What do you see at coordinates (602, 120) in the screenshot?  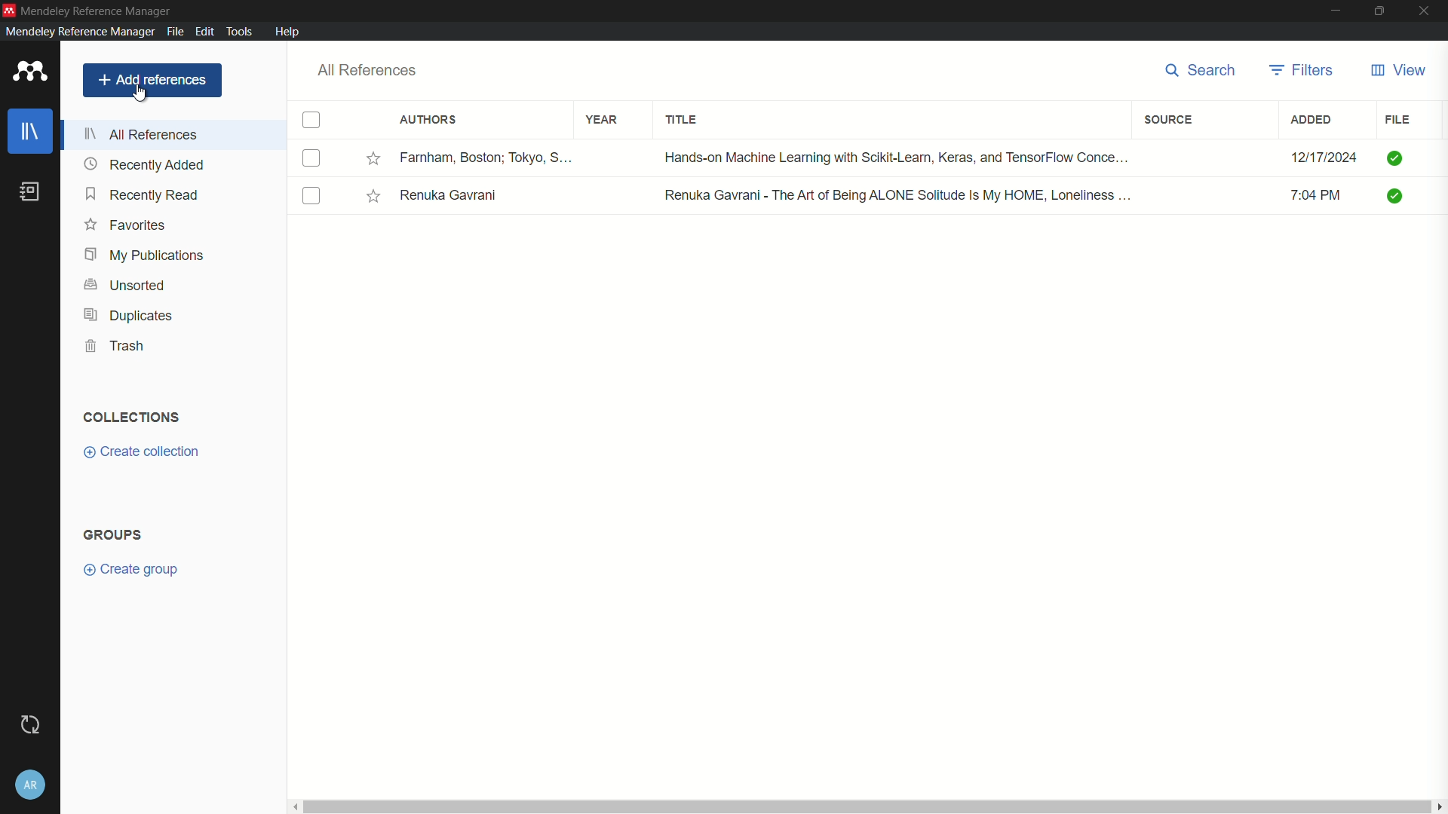 I see `year` at bounding box center [602, 120].